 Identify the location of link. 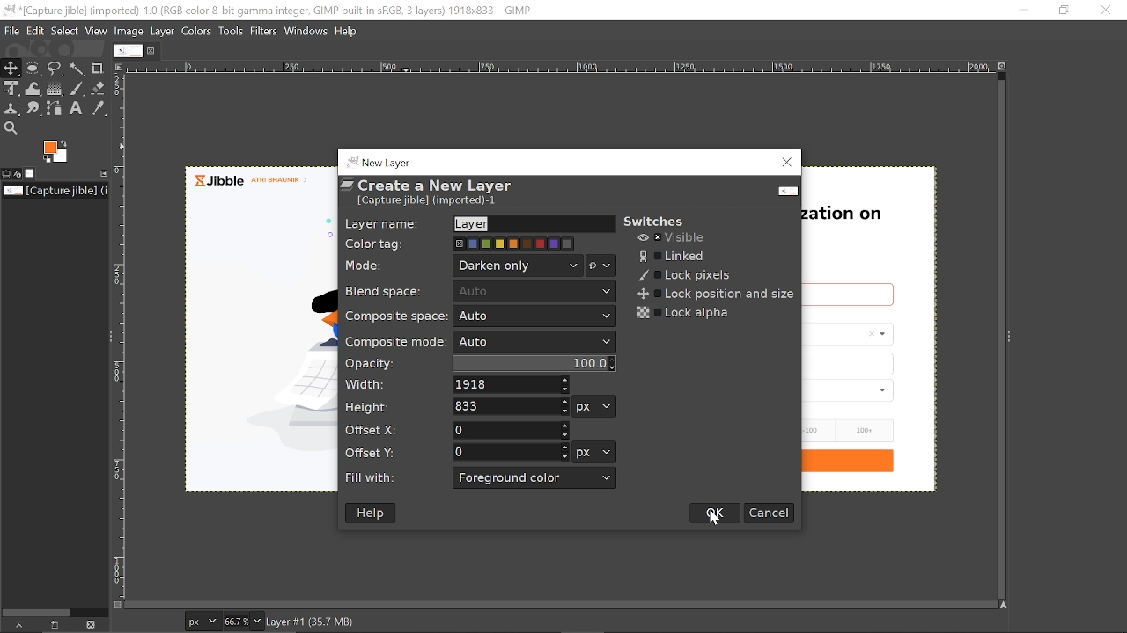
(53, 625).